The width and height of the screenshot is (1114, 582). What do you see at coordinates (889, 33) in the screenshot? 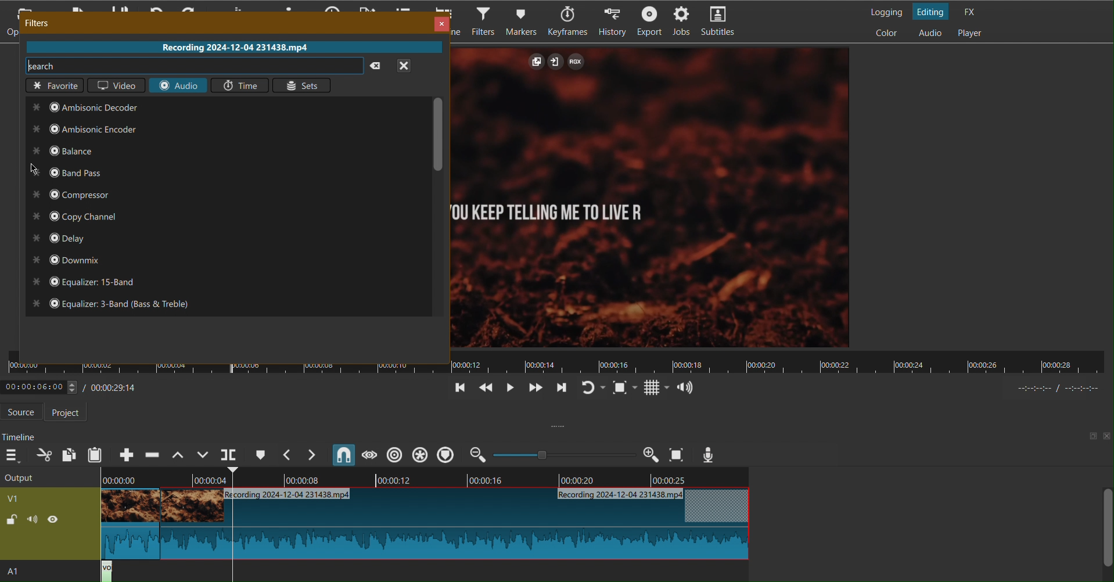
I see `Color` at bounding box center [889, 33].